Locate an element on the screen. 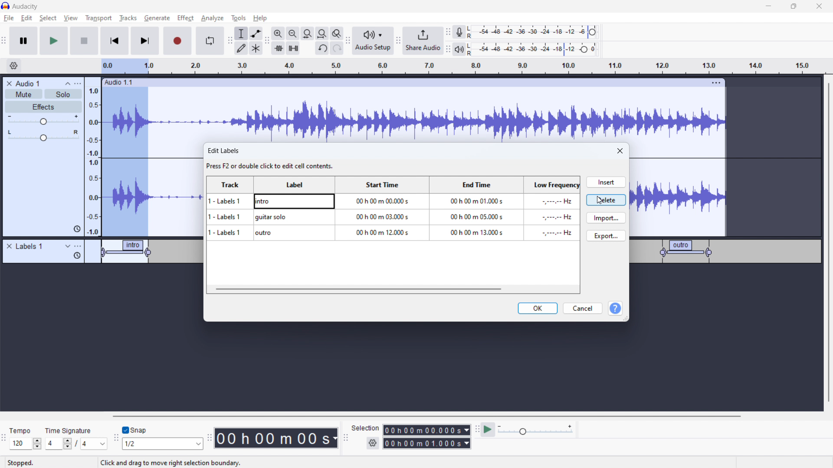 This screenshot has height=468, width=833. label is located at coordinates (295, 208).